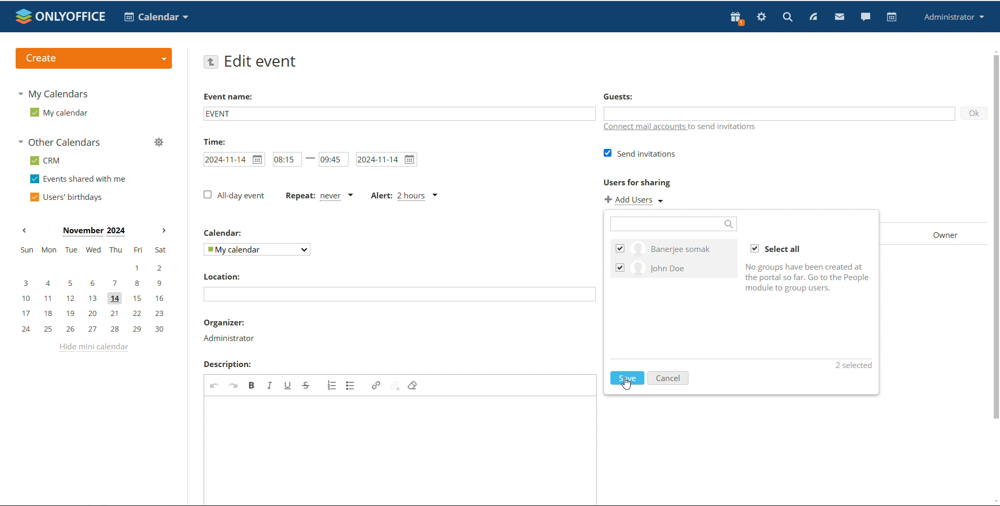  Describe the element at coordinates (952, 17) in the screenshot. I see `profile` at that location.